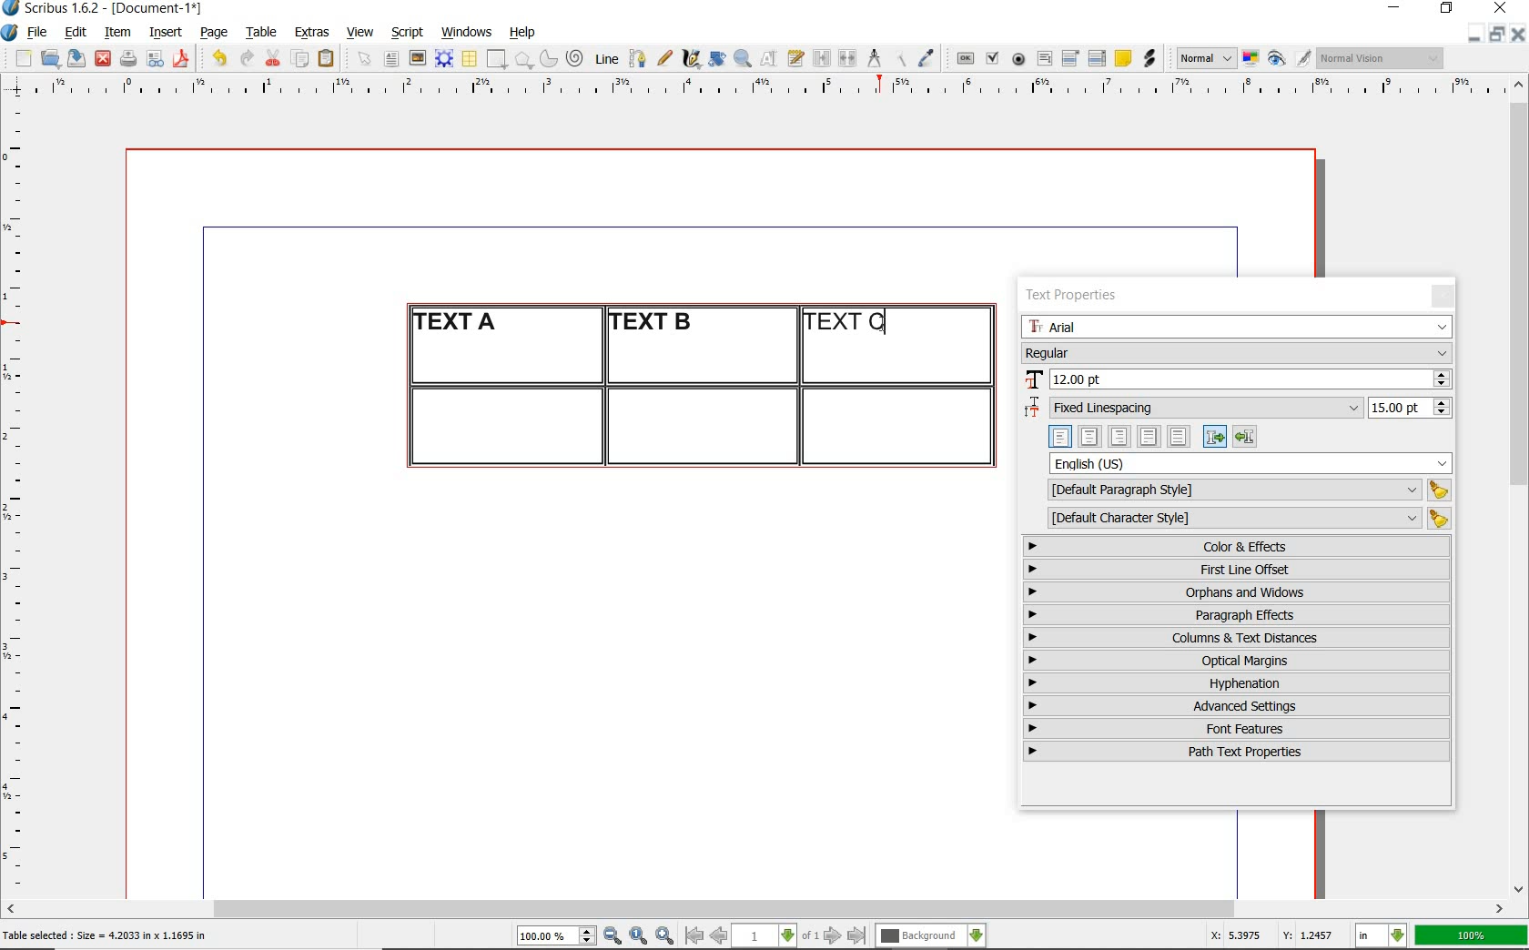 The image size is (1529, 950). Describe the element at coordinates (775, 935) in the screenshot. I see `select current page level` at that location.